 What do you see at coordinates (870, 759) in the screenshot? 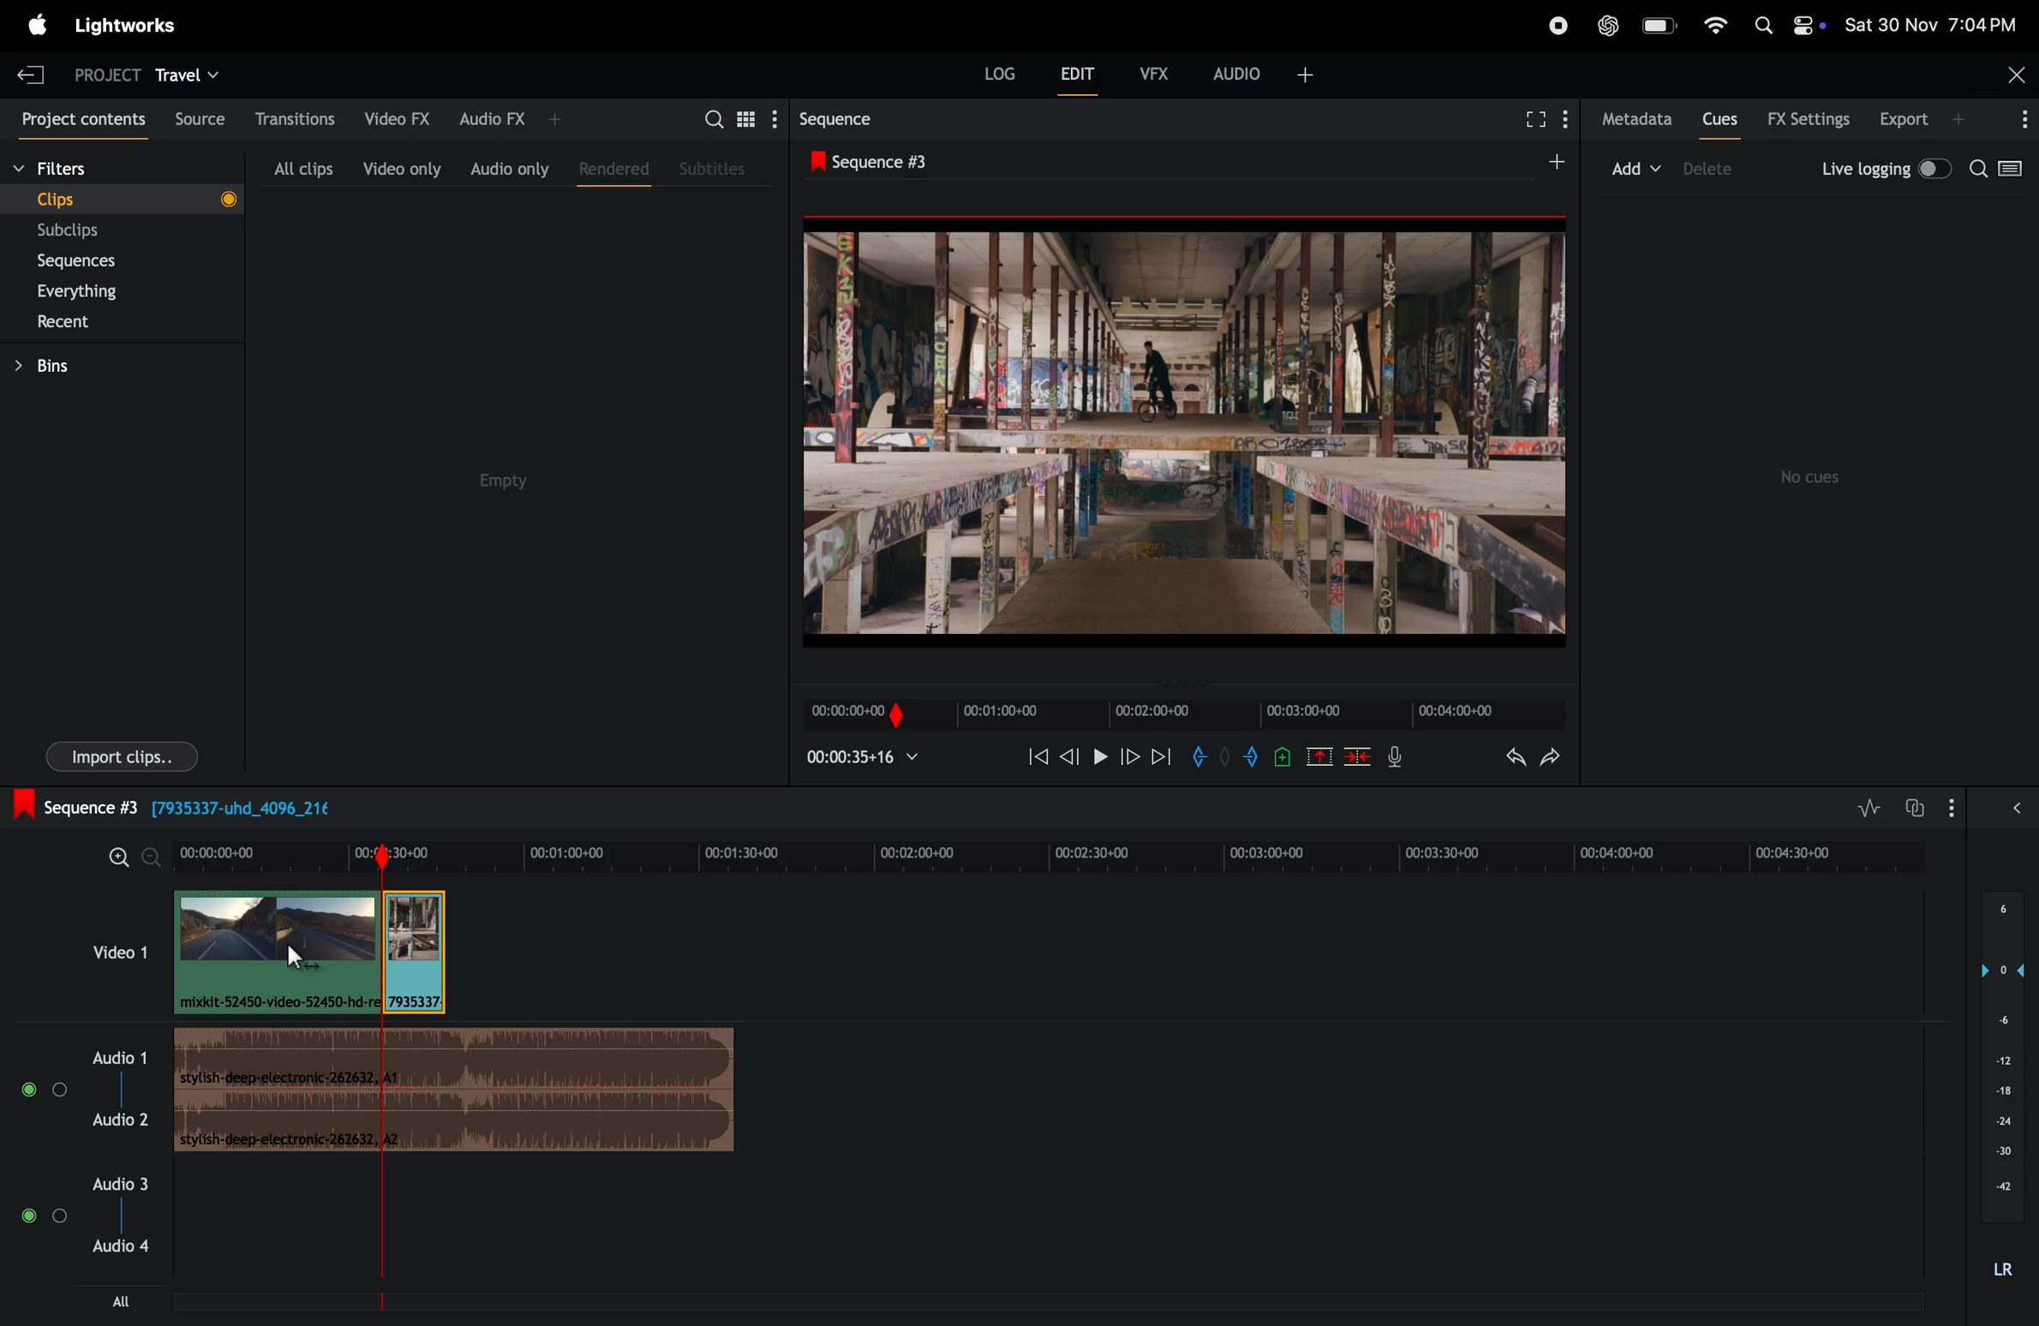
I see `playback time` at bounding box center [870, 759].